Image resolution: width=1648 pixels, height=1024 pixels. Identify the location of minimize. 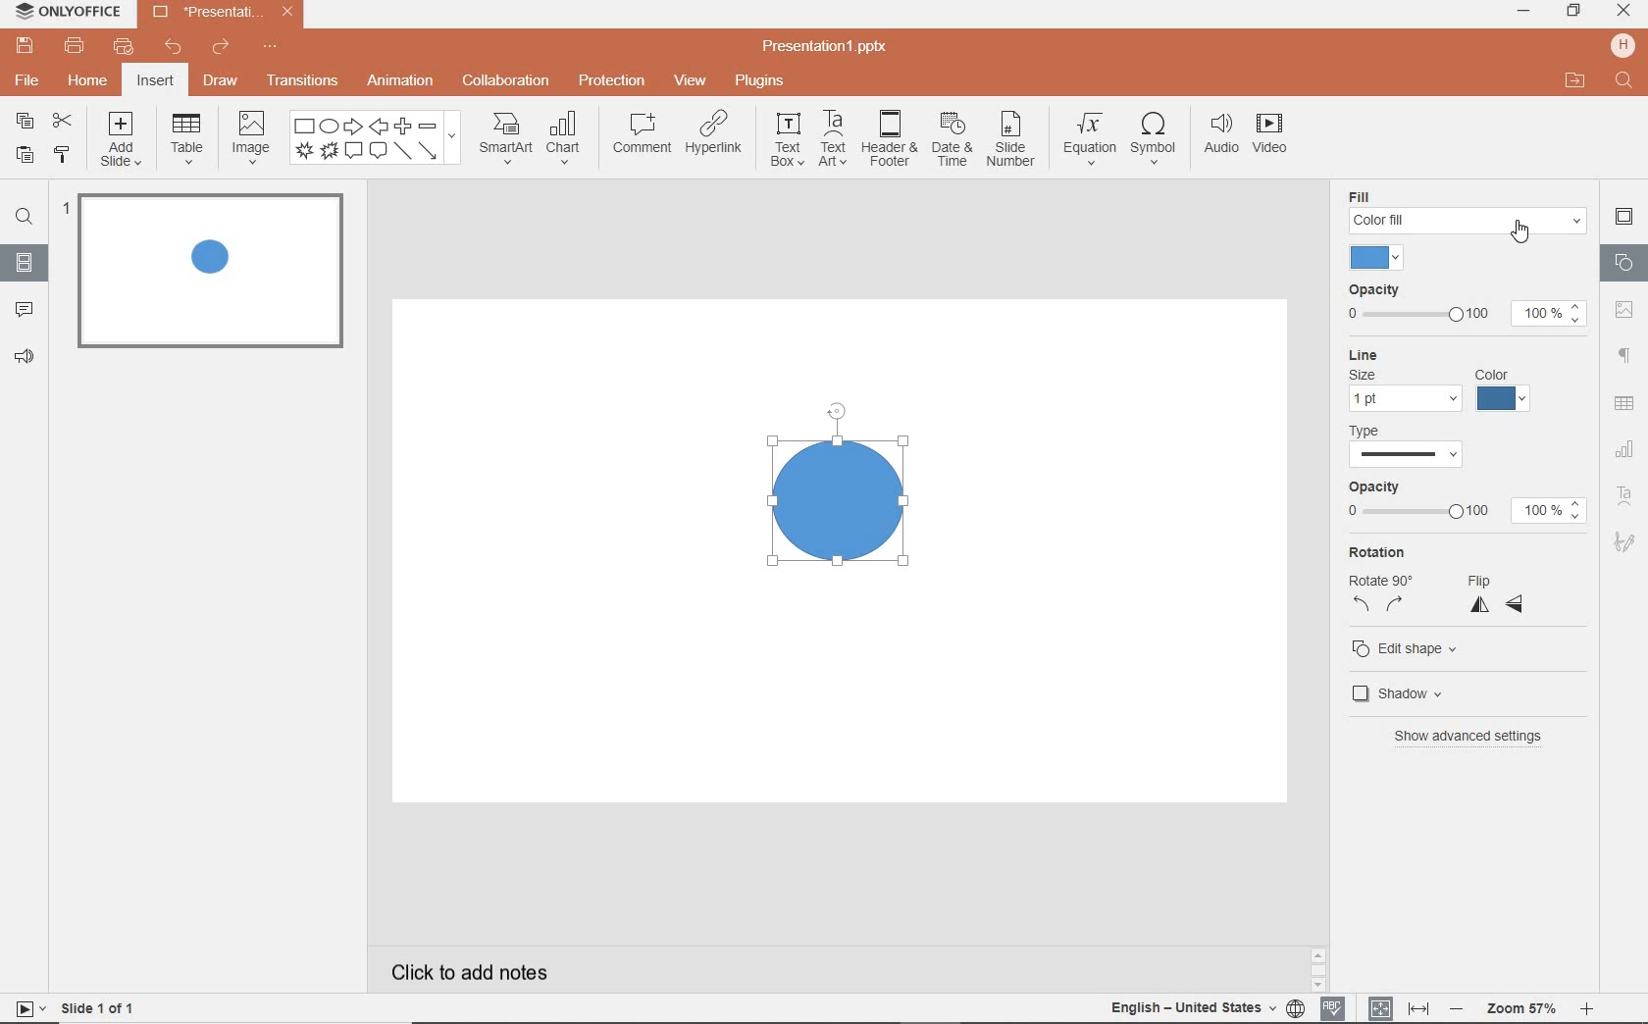
(1525, 11).